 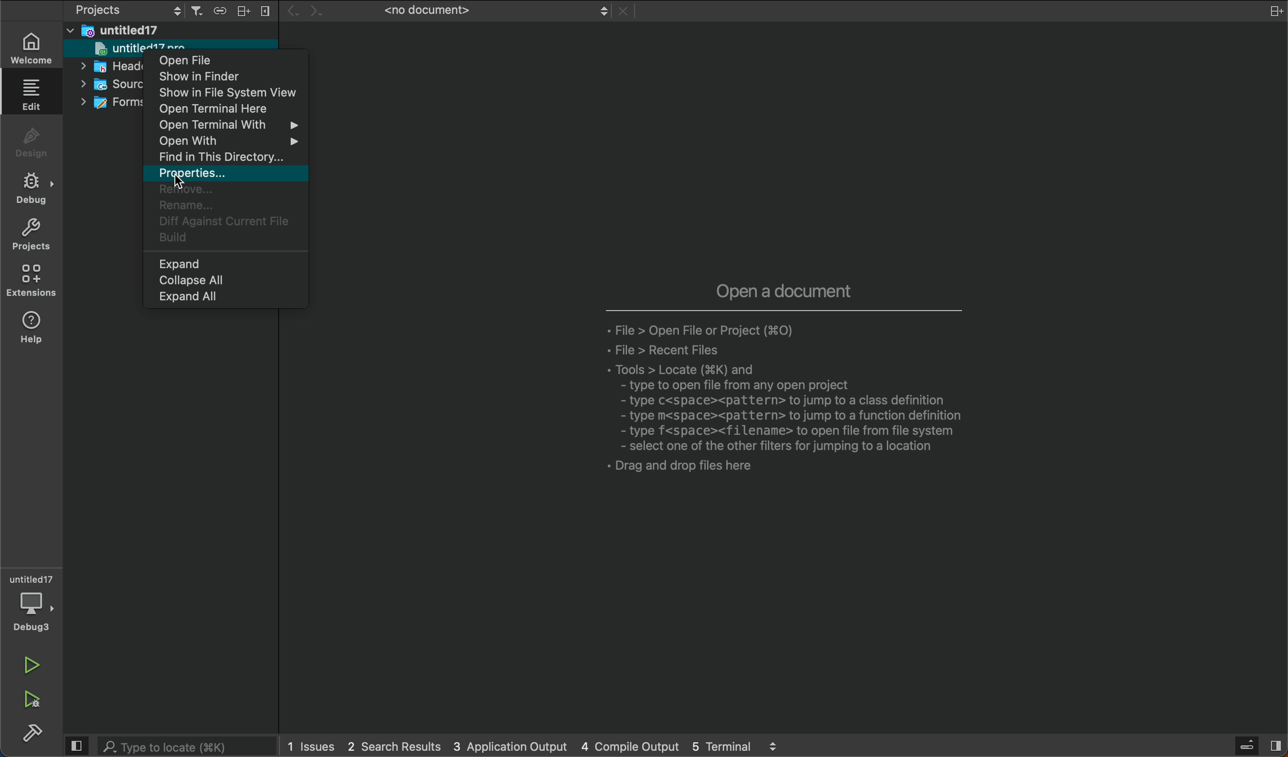 What do you see at coordinates (227, 191) in the screenshot?
I see `remove` at bounding box center [227, 191].